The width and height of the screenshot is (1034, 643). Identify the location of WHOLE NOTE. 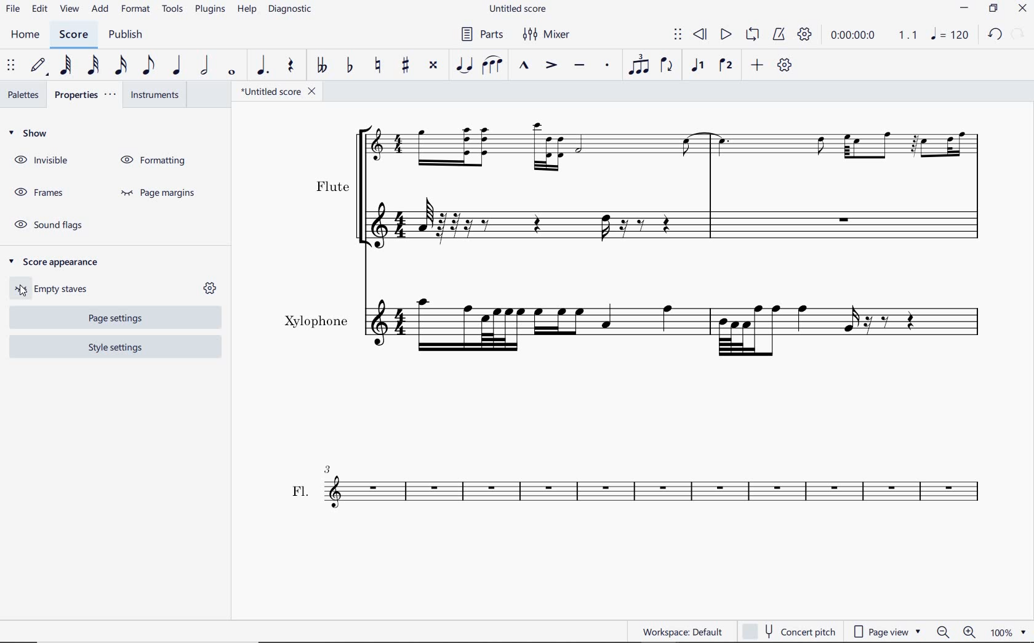
(232, 71).